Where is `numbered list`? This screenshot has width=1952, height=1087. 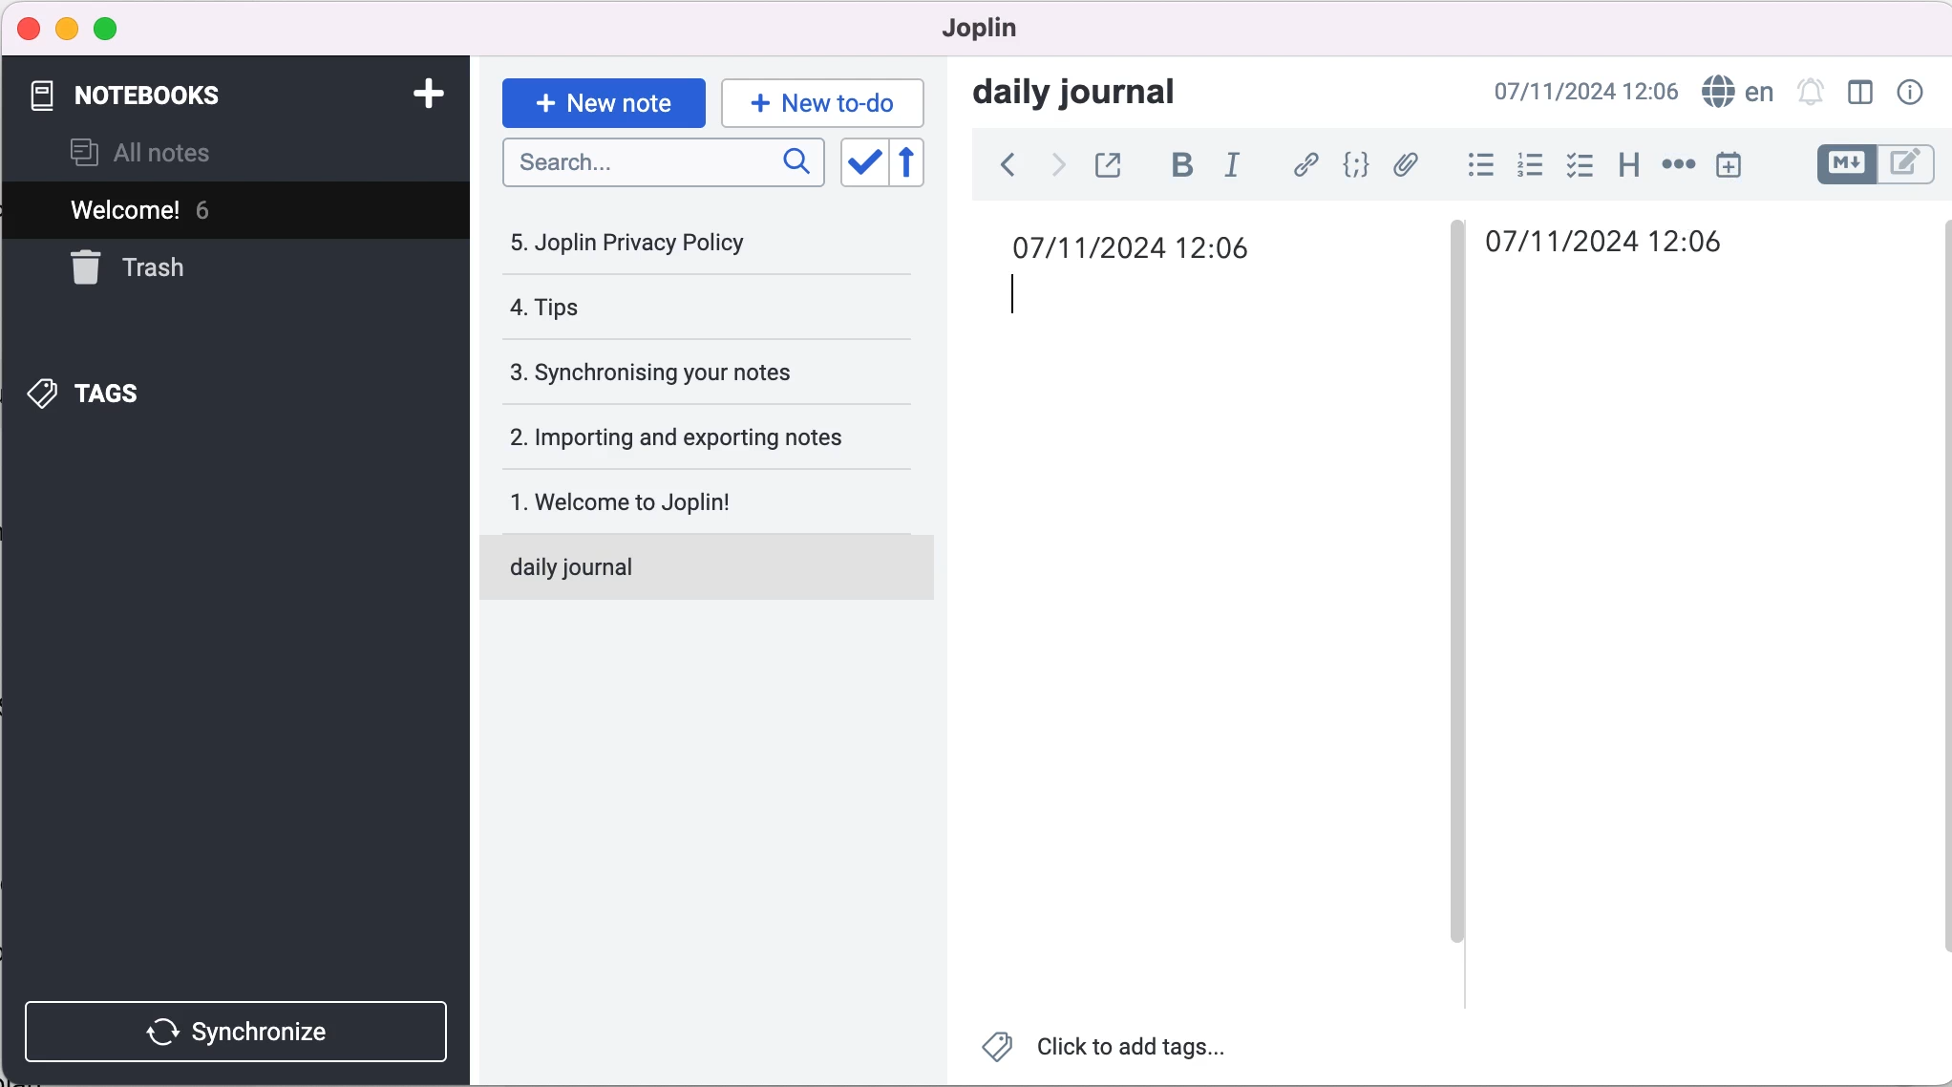
numbered list is located at coordinates (1524, 164).